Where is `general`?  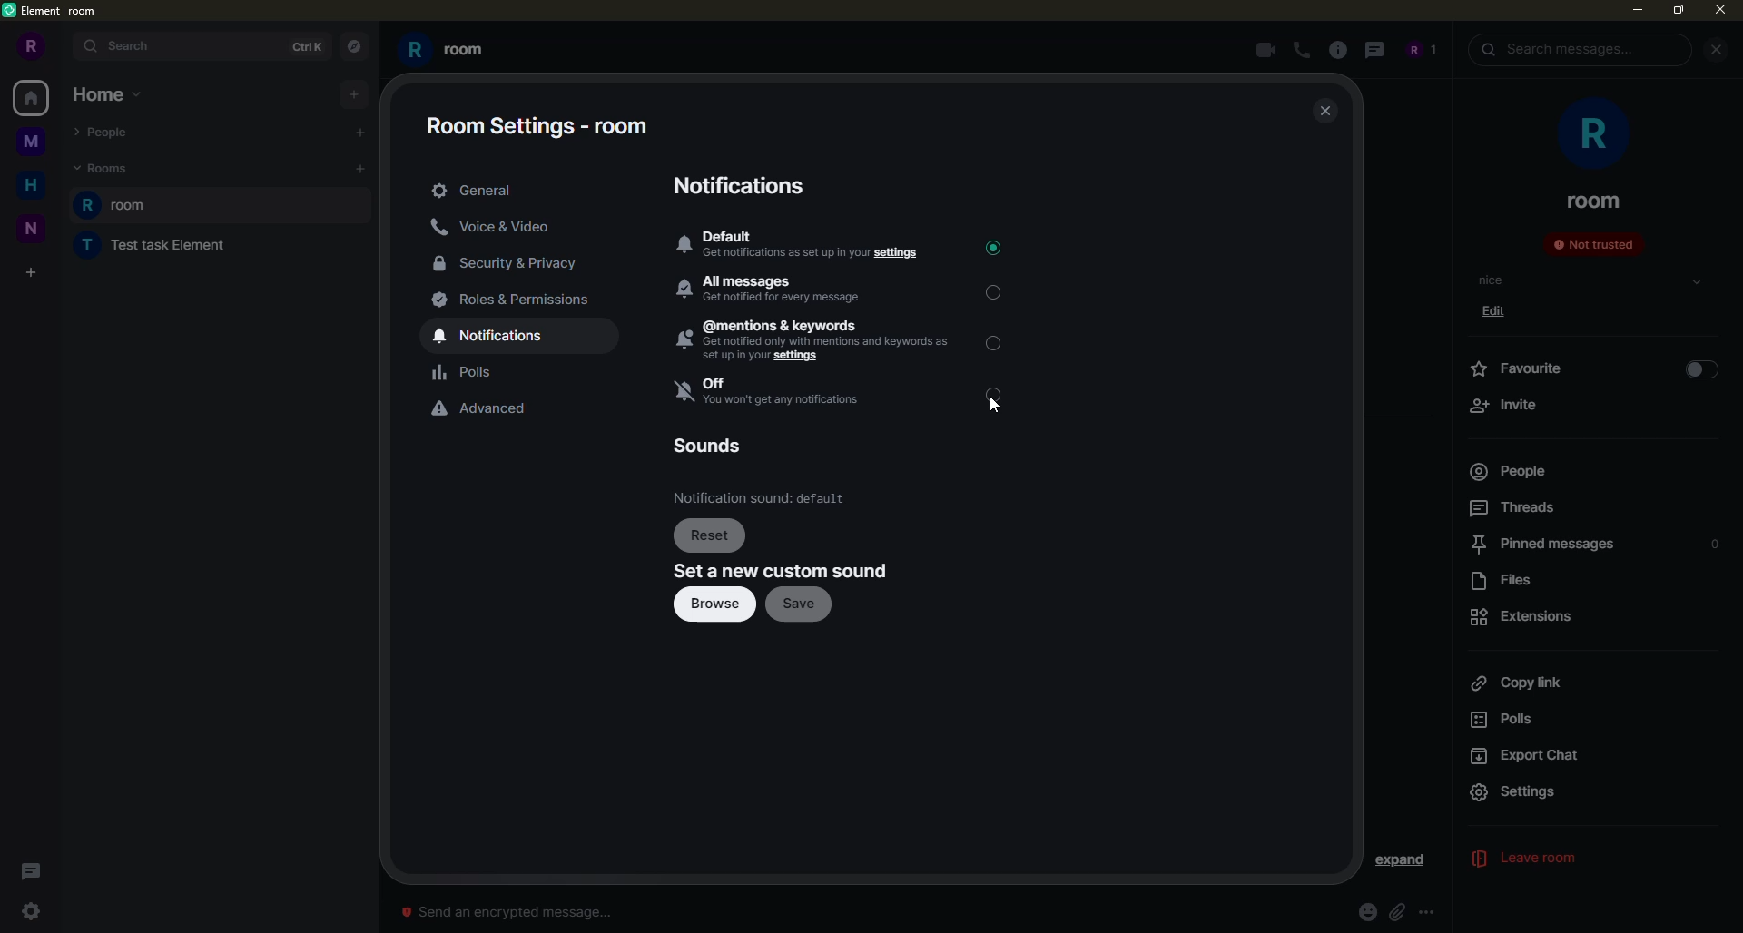
general is located at coordinates (479, 188).